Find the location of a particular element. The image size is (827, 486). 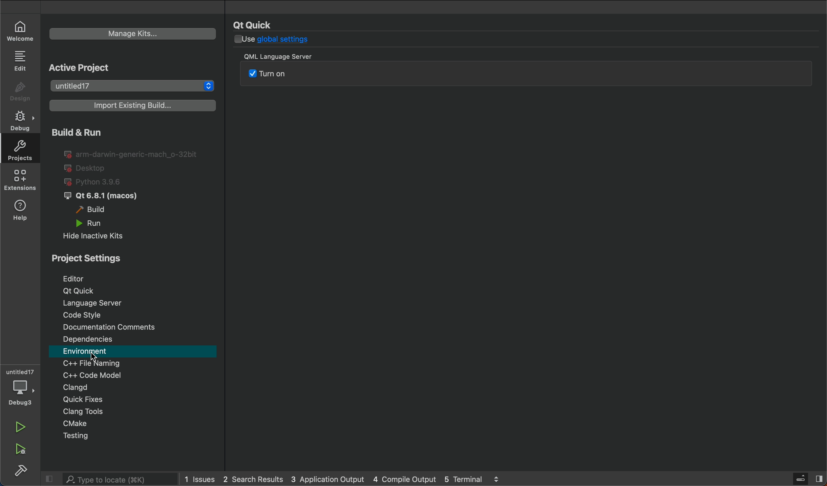

Qt Quick is located at coordinates (138, 291).